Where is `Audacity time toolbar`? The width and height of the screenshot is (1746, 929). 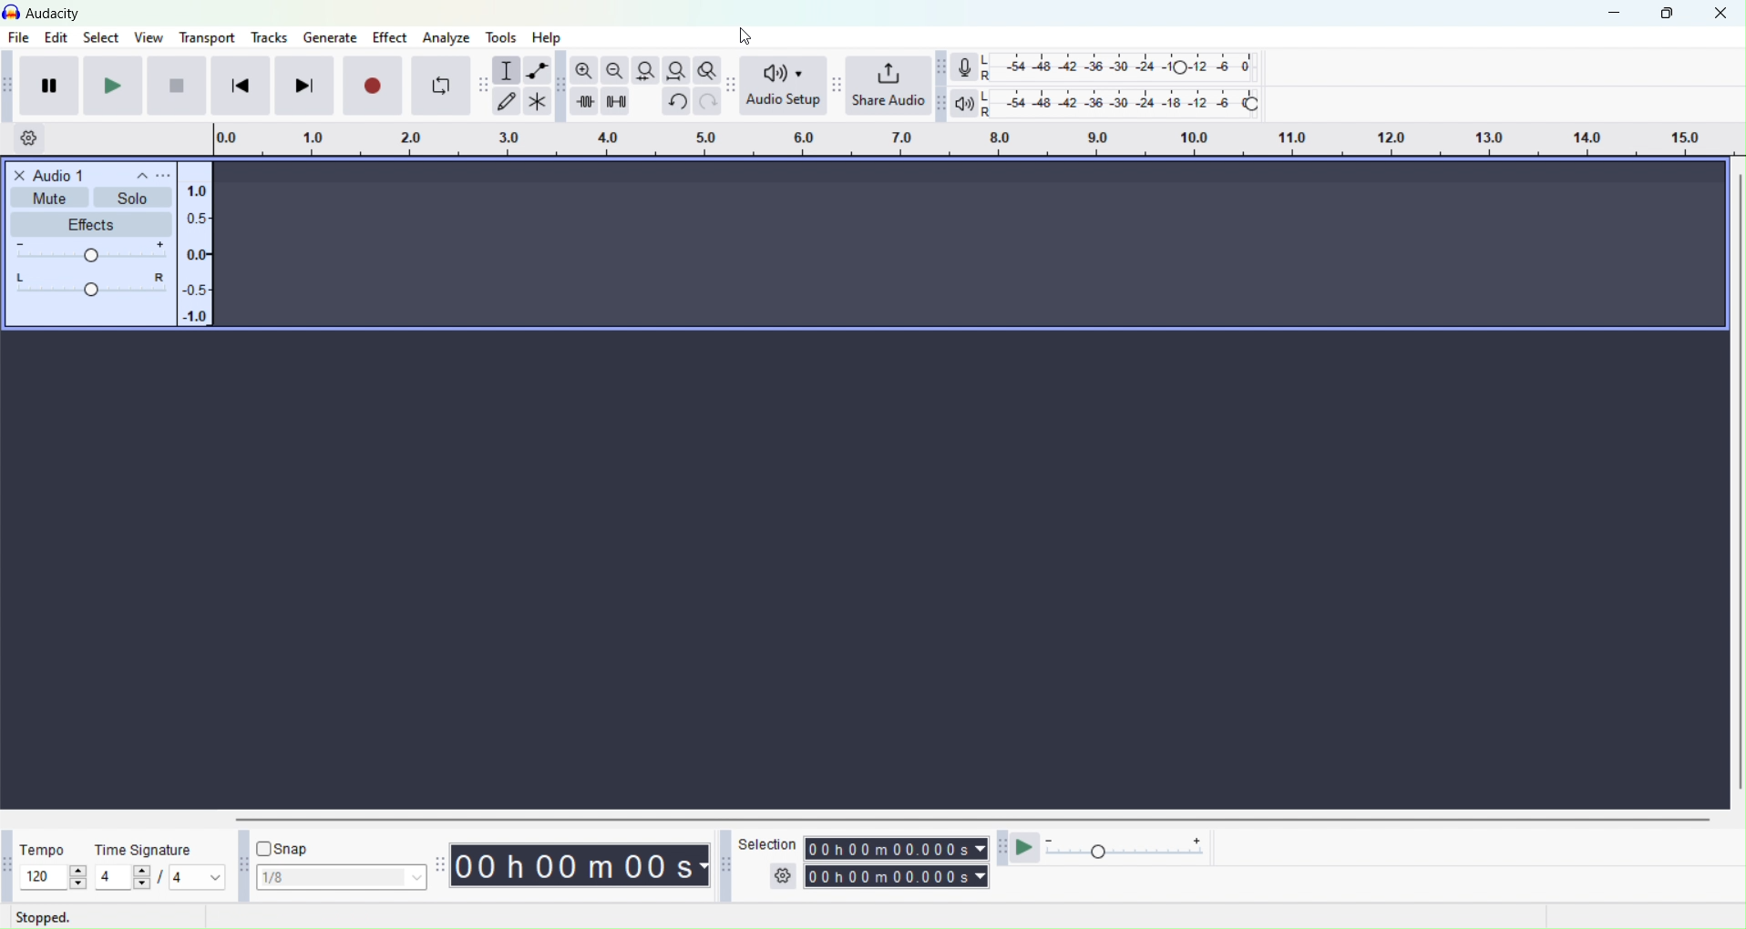 Audacity time toolbar is located at coordinates (439, 865).